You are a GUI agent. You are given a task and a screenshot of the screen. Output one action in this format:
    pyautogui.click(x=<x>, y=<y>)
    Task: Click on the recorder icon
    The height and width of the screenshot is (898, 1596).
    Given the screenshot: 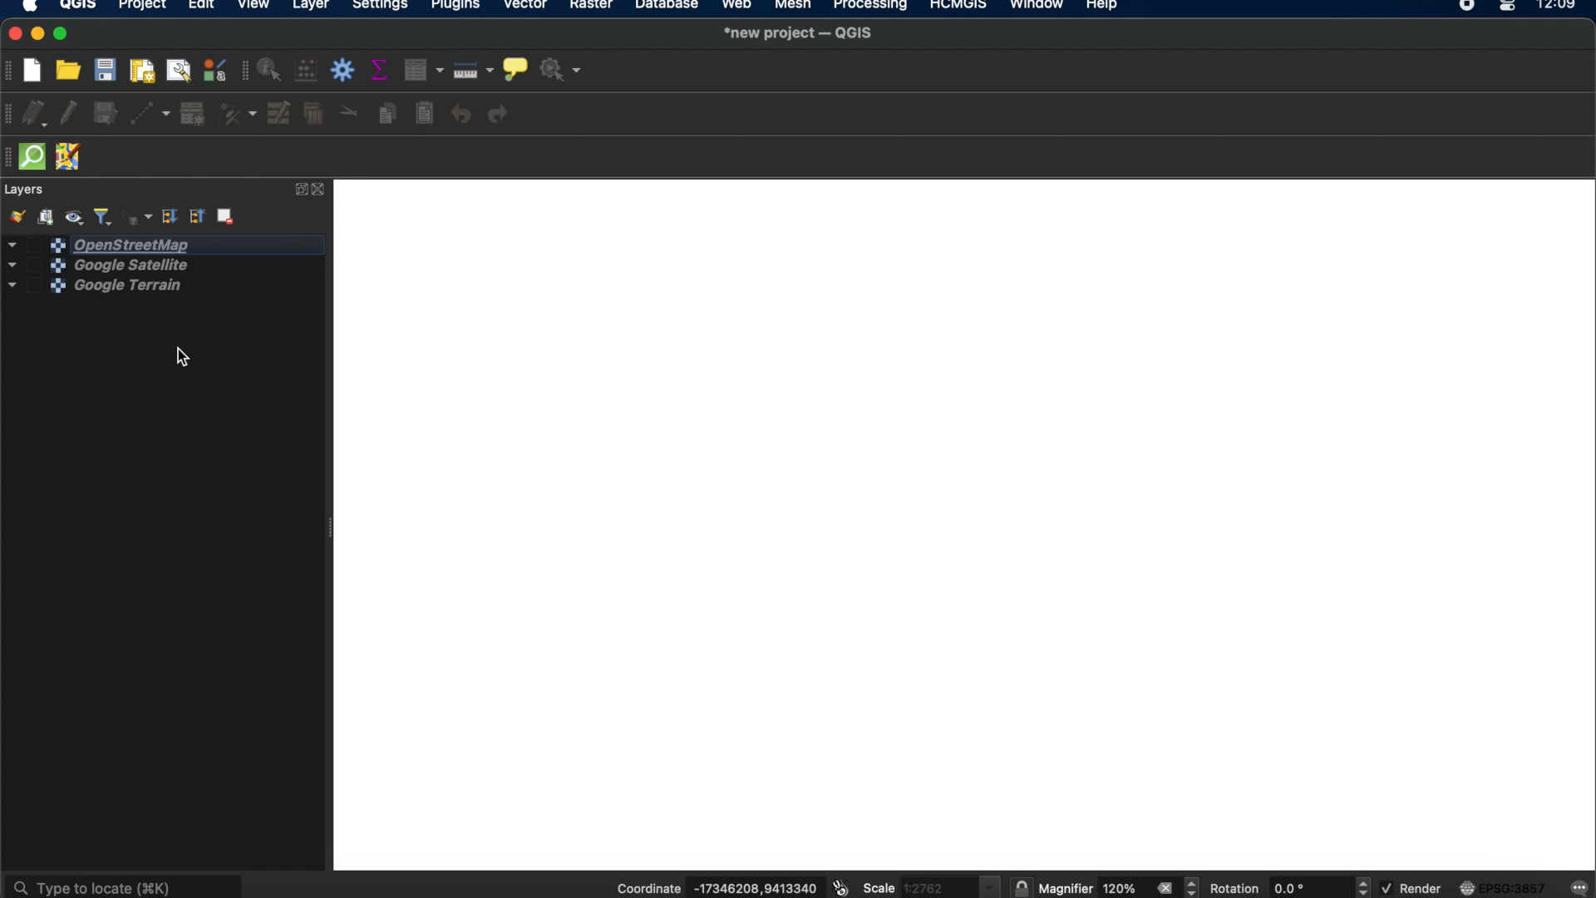 What is the action you would take?
    pyautogui.click(x=1468, y=7)
    